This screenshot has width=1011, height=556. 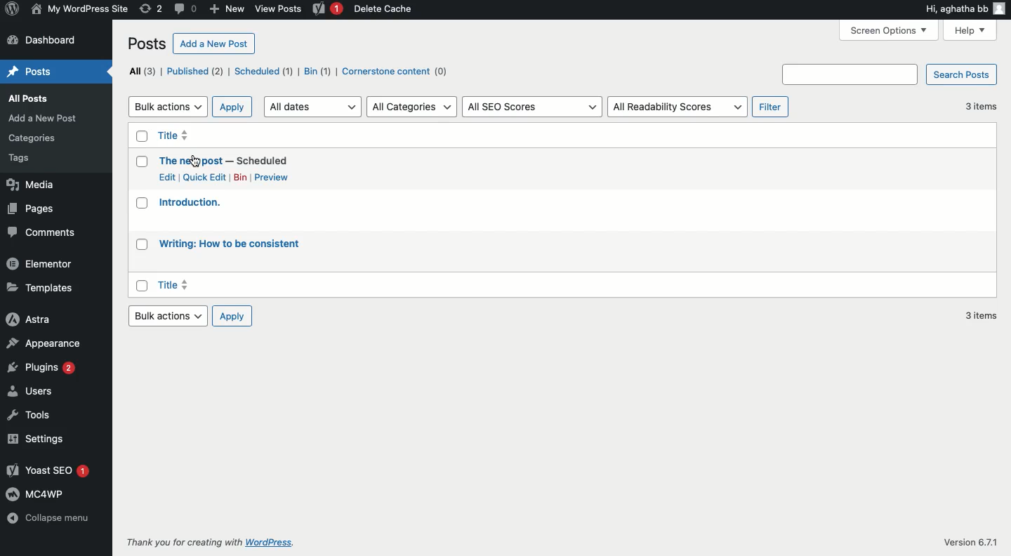 I want to click on Apply, so click(x=232, y=316).